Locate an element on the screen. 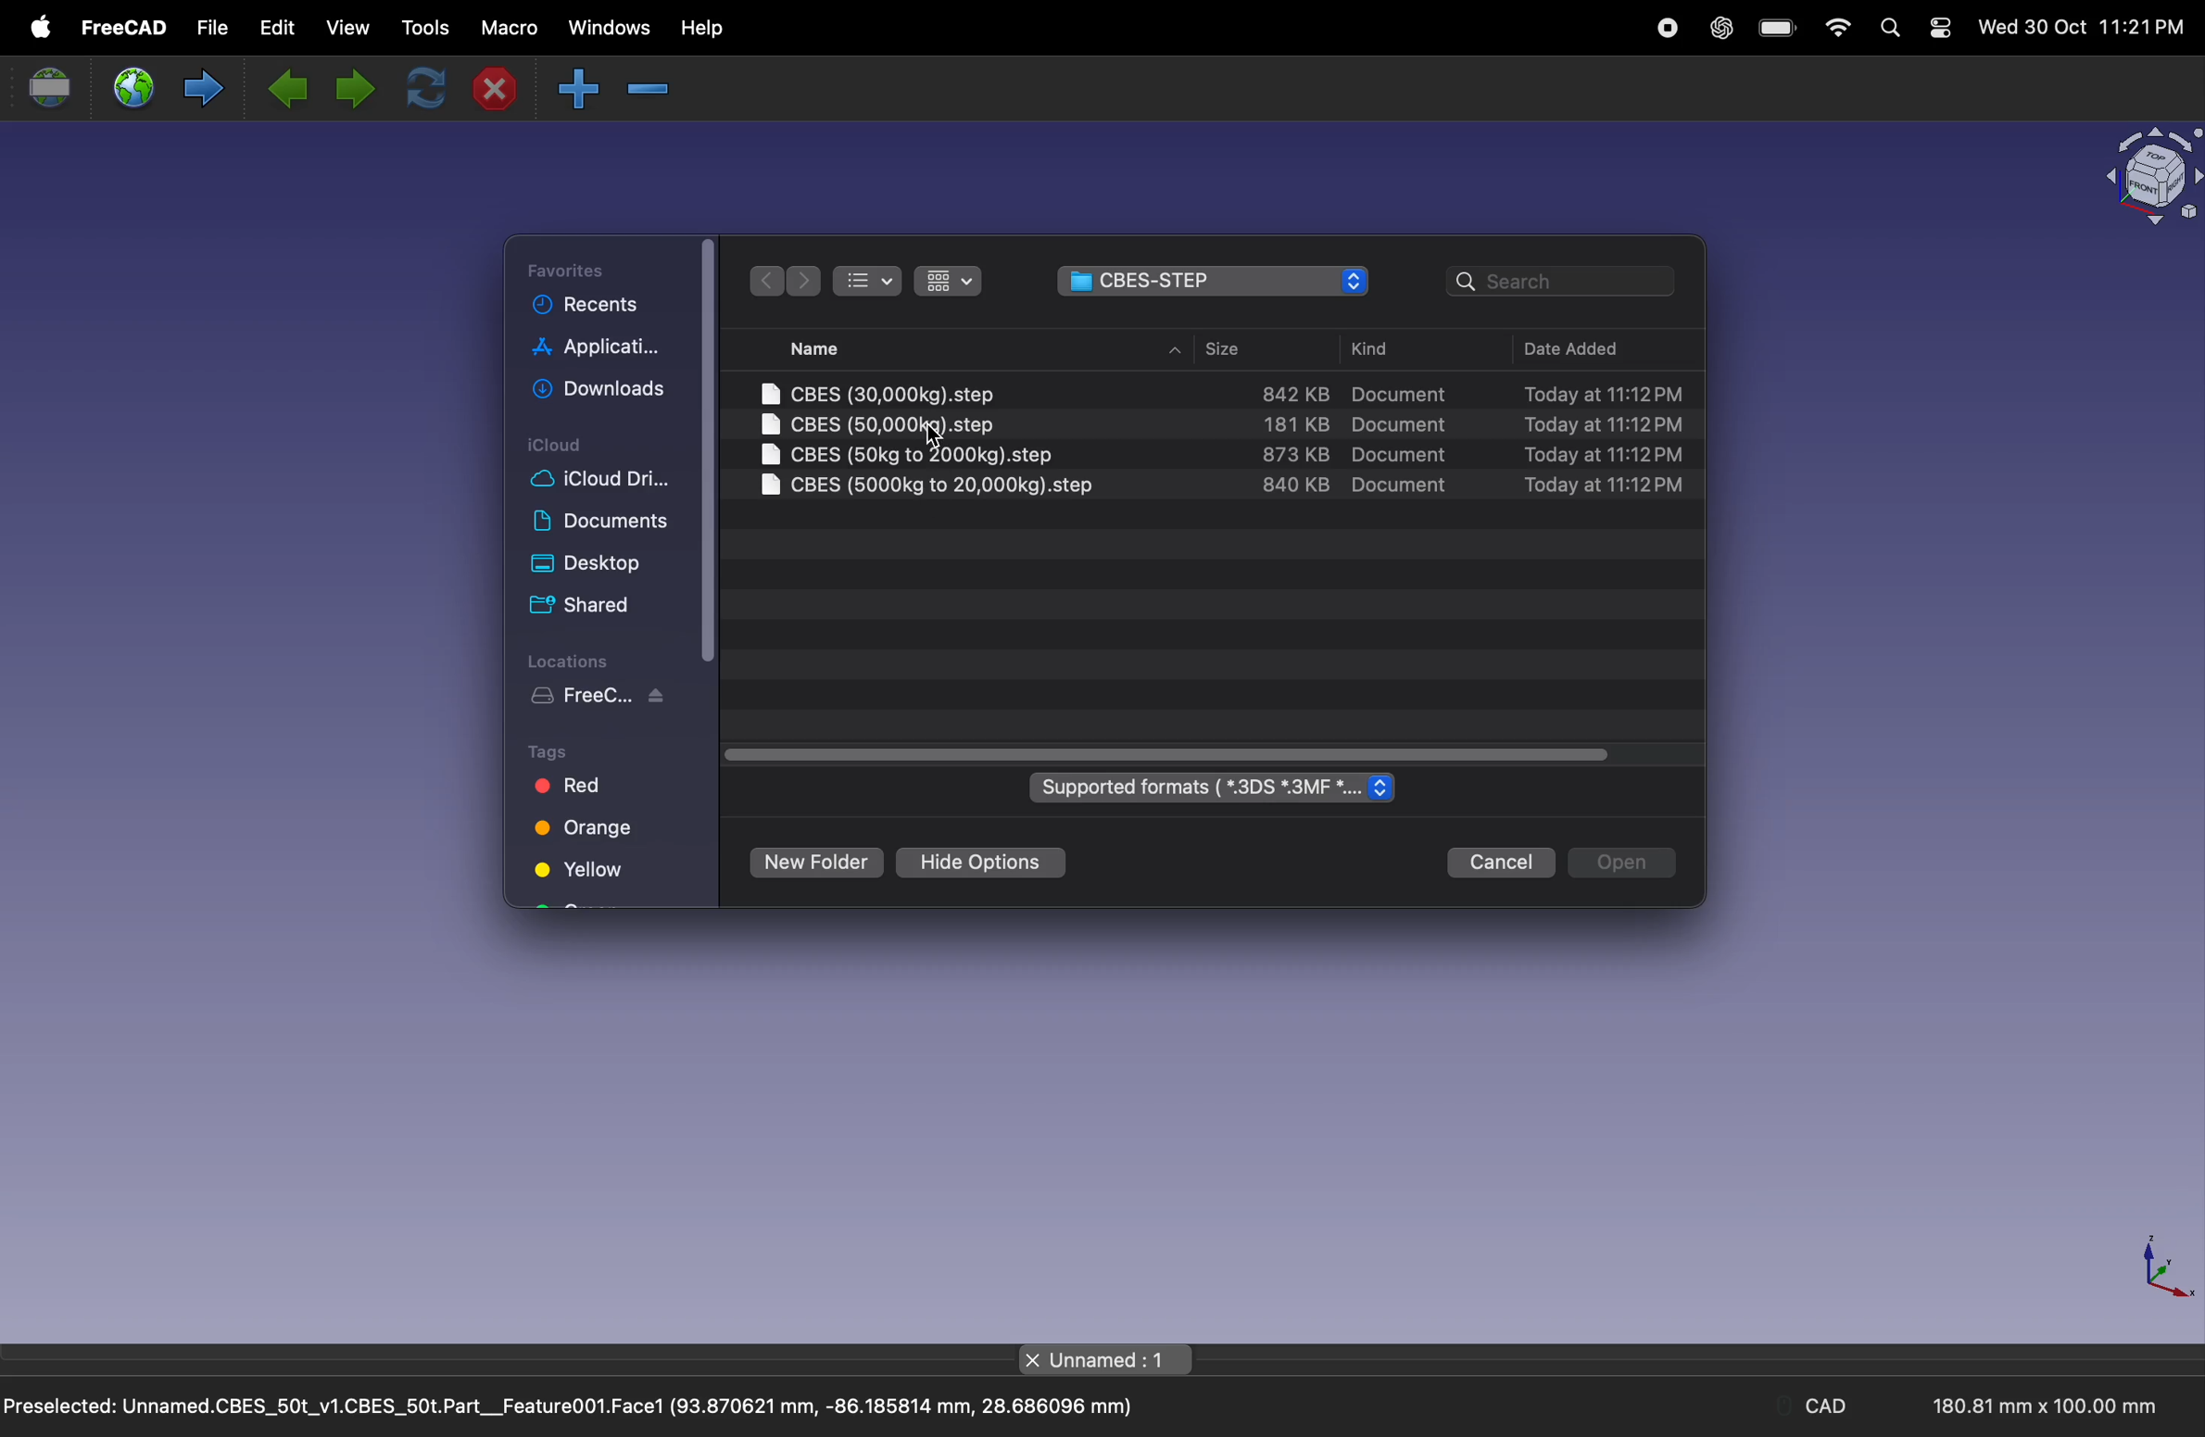 The image size is (2205, 1437). refresh is located at coordinates (418, 86).